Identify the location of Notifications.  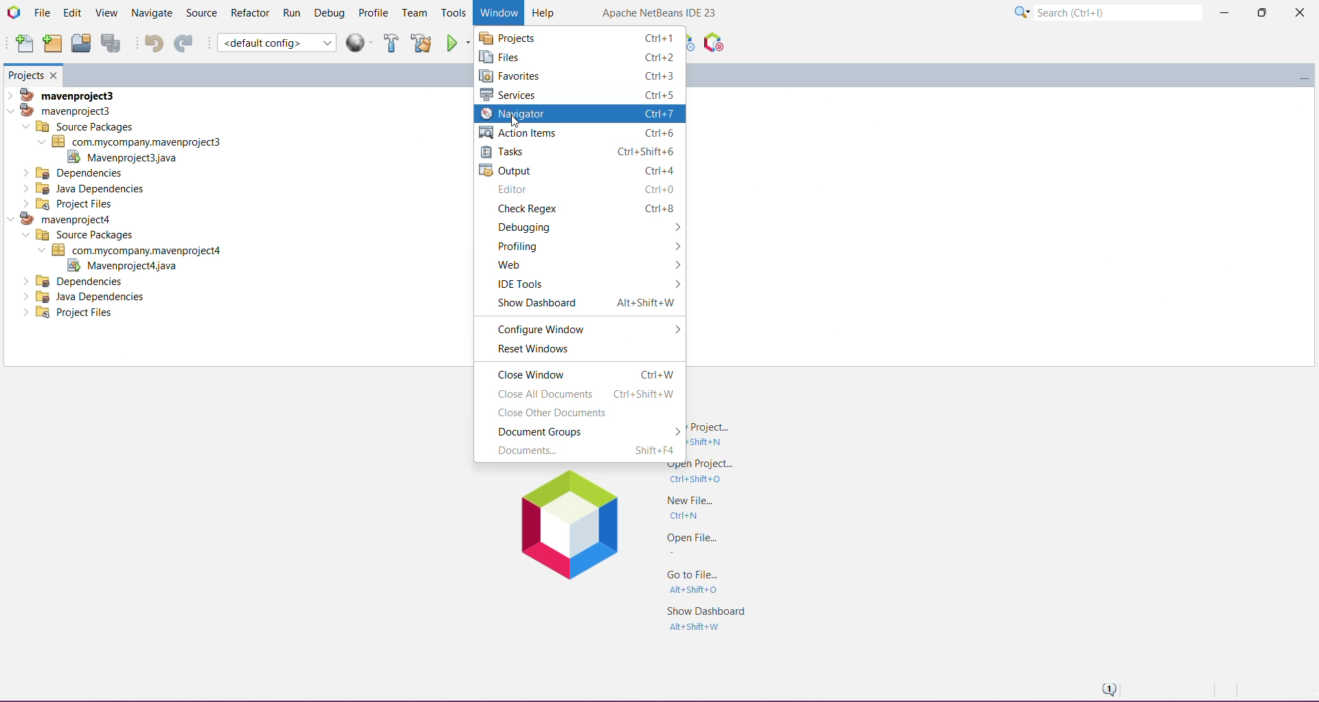
(1107, 688).